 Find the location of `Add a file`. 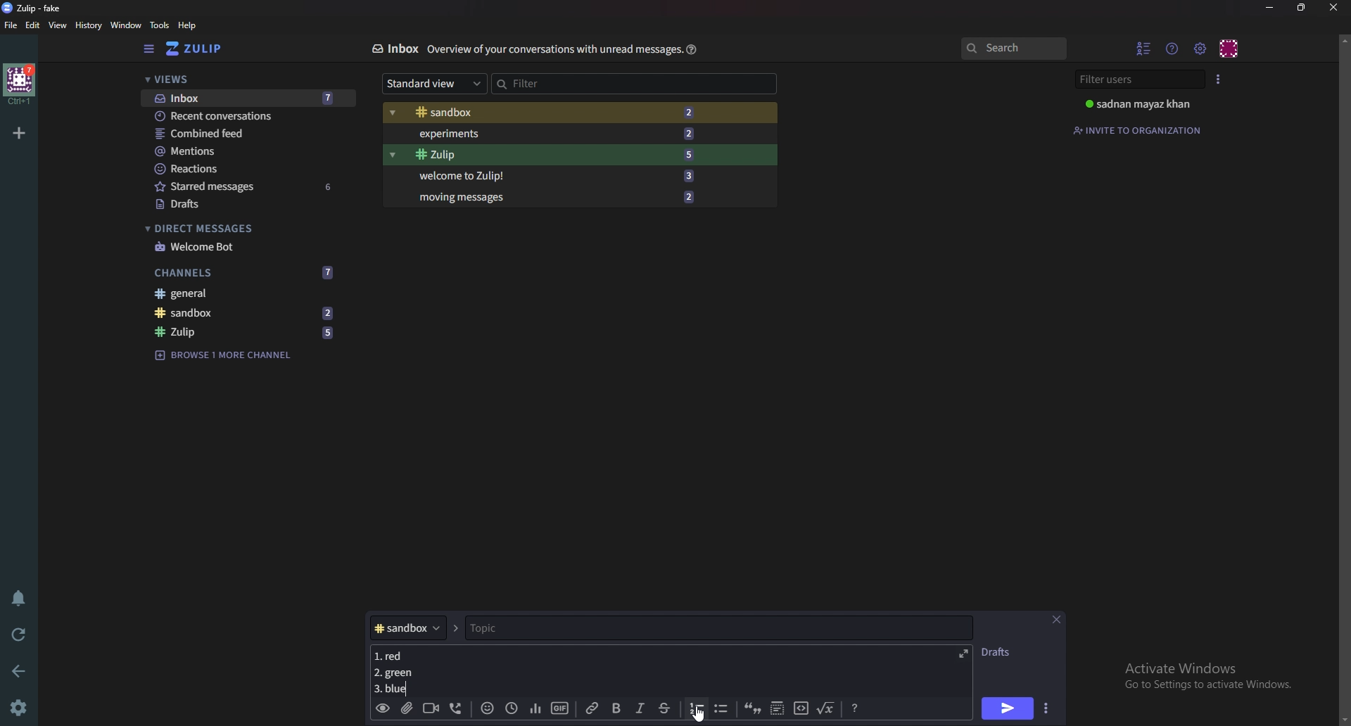

Add a file is located at coordinates (405, 710).